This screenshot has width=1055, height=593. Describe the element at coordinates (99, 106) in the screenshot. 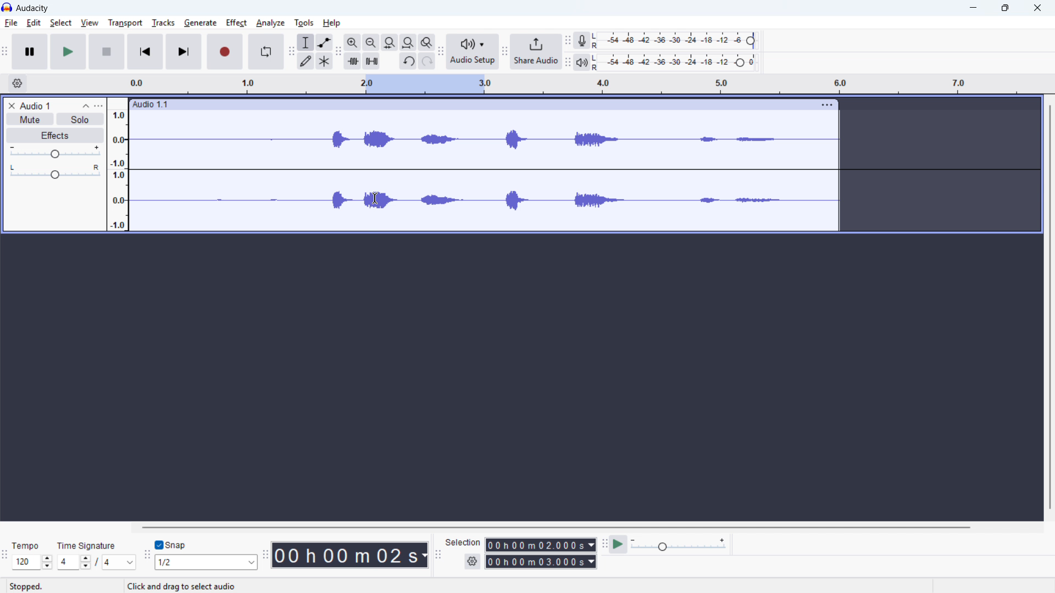

I see `Trap control panel menu` at that location.